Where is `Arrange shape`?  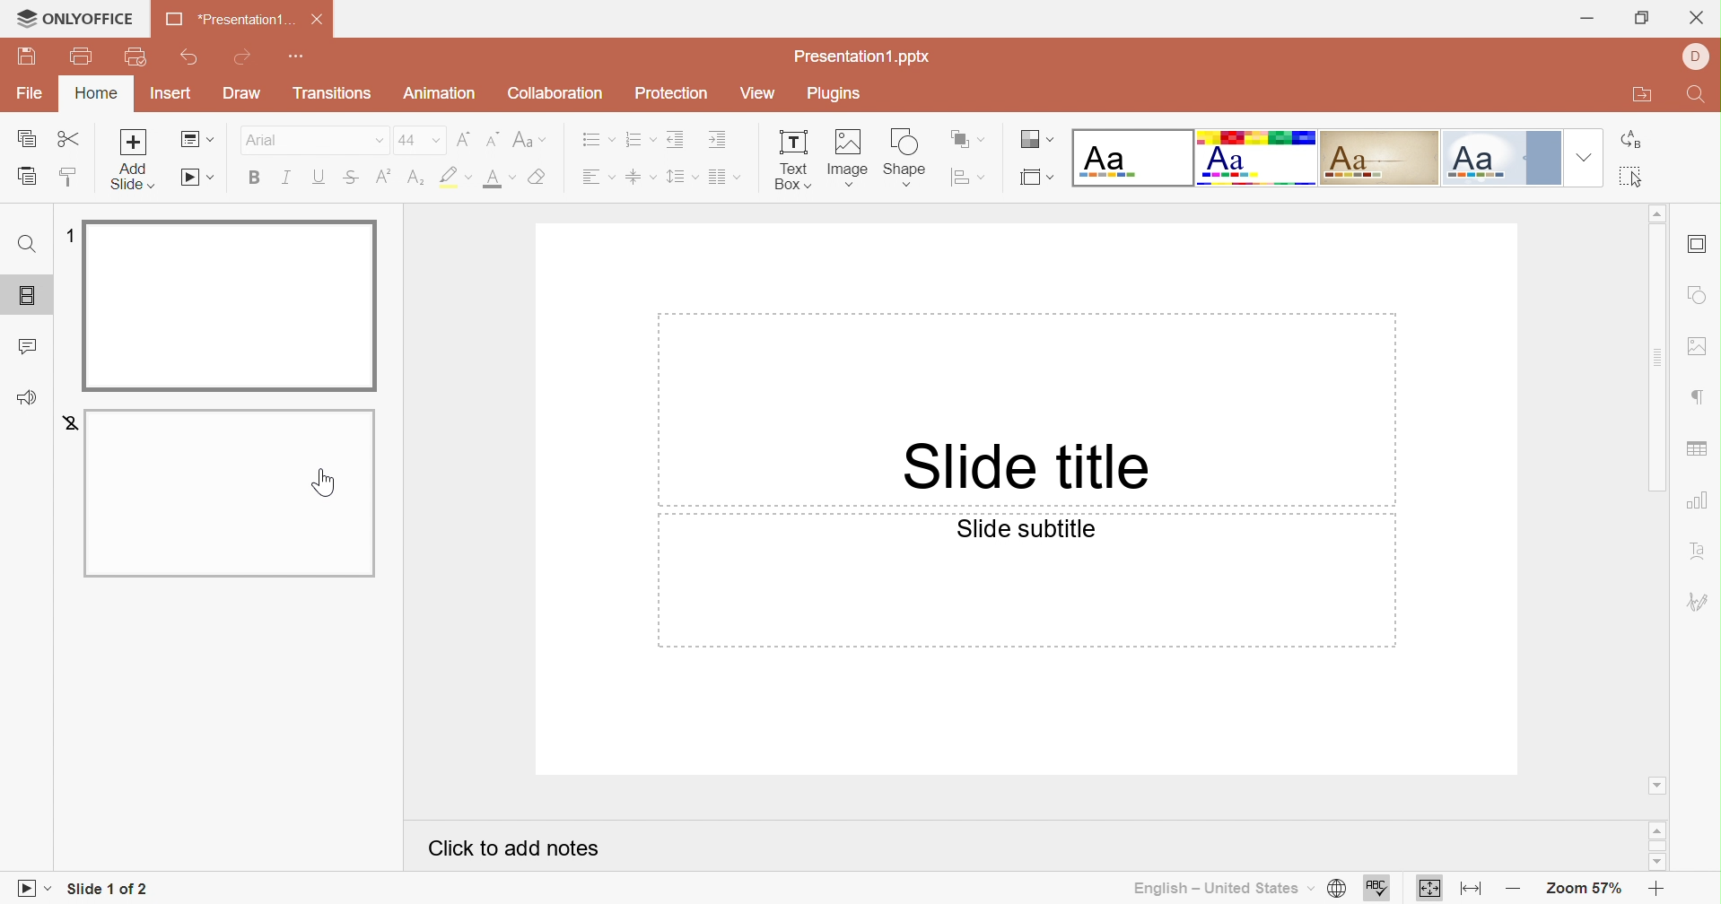 Arrange shape is located at coordinates (968, 137).